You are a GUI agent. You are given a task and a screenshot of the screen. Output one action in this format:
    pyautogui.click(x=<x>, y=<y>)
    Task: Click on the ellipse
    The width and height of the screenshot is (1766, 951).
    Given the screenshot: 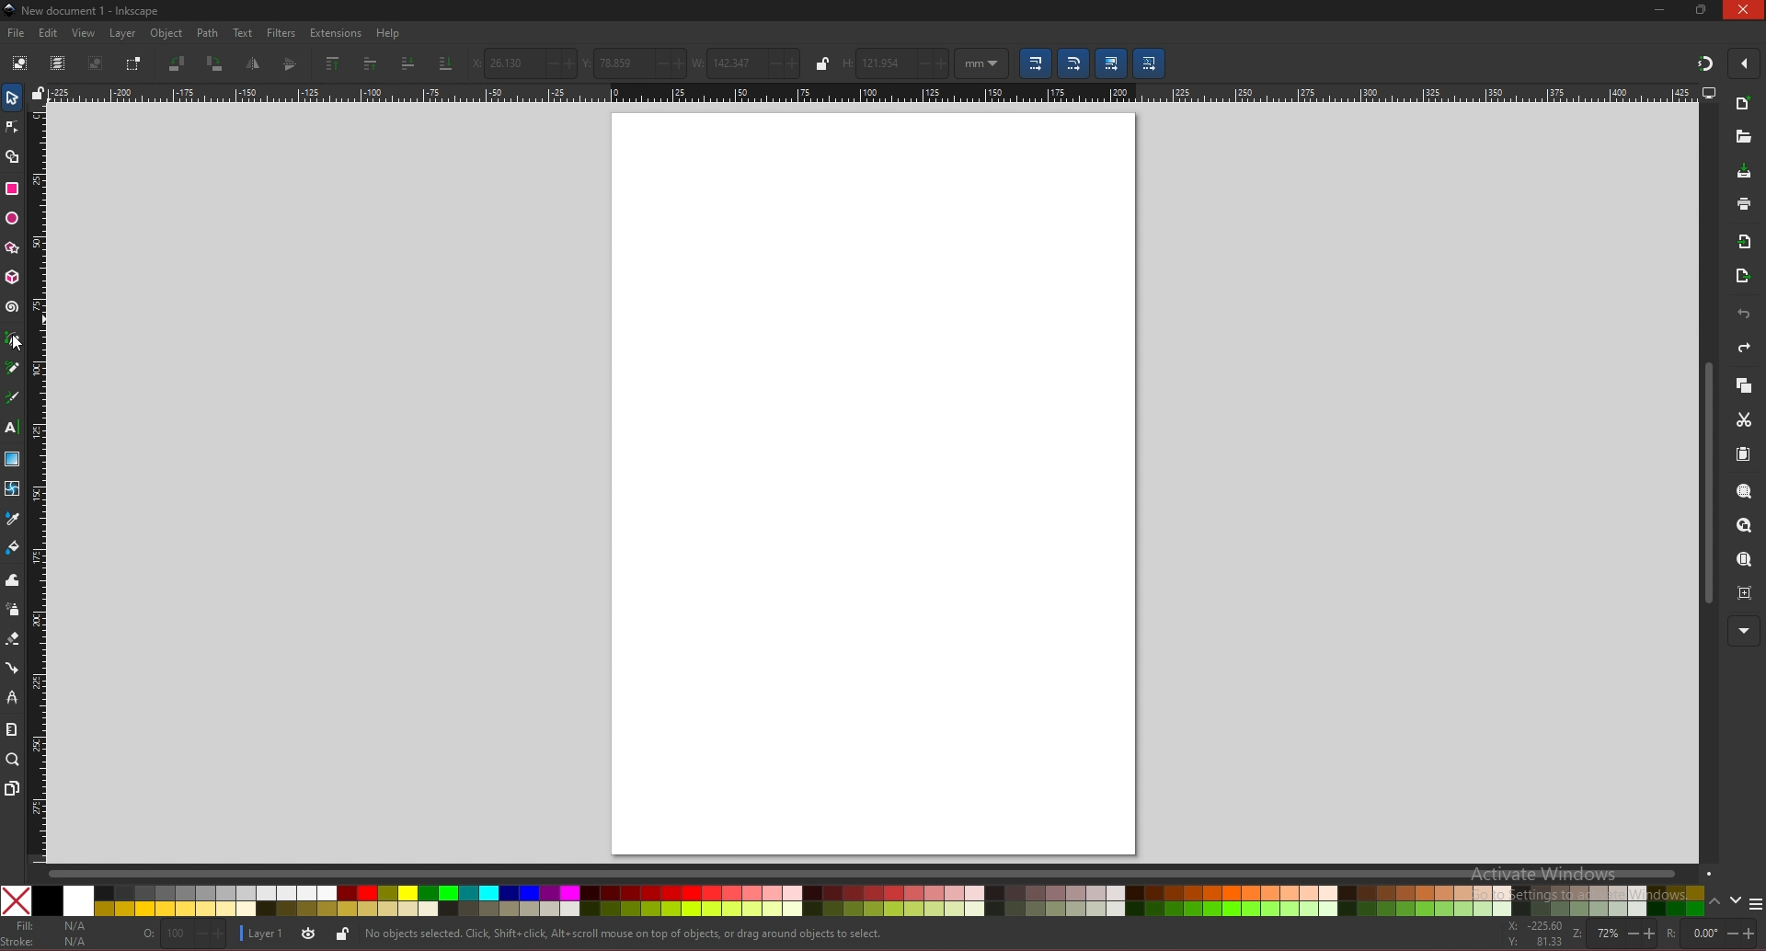 What is the action you would take?
    pyautogui.click(x=12, y=219)
    